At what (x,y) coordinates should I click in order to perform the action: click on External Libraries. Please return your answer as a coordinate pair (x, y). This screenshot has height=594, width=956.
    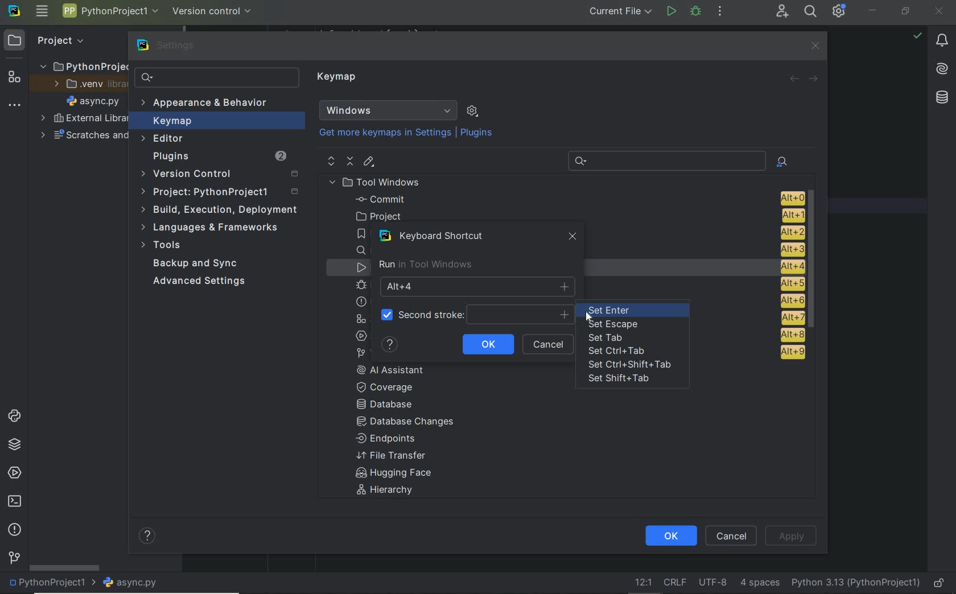
    Looking at the image, I should click on (81, 119).